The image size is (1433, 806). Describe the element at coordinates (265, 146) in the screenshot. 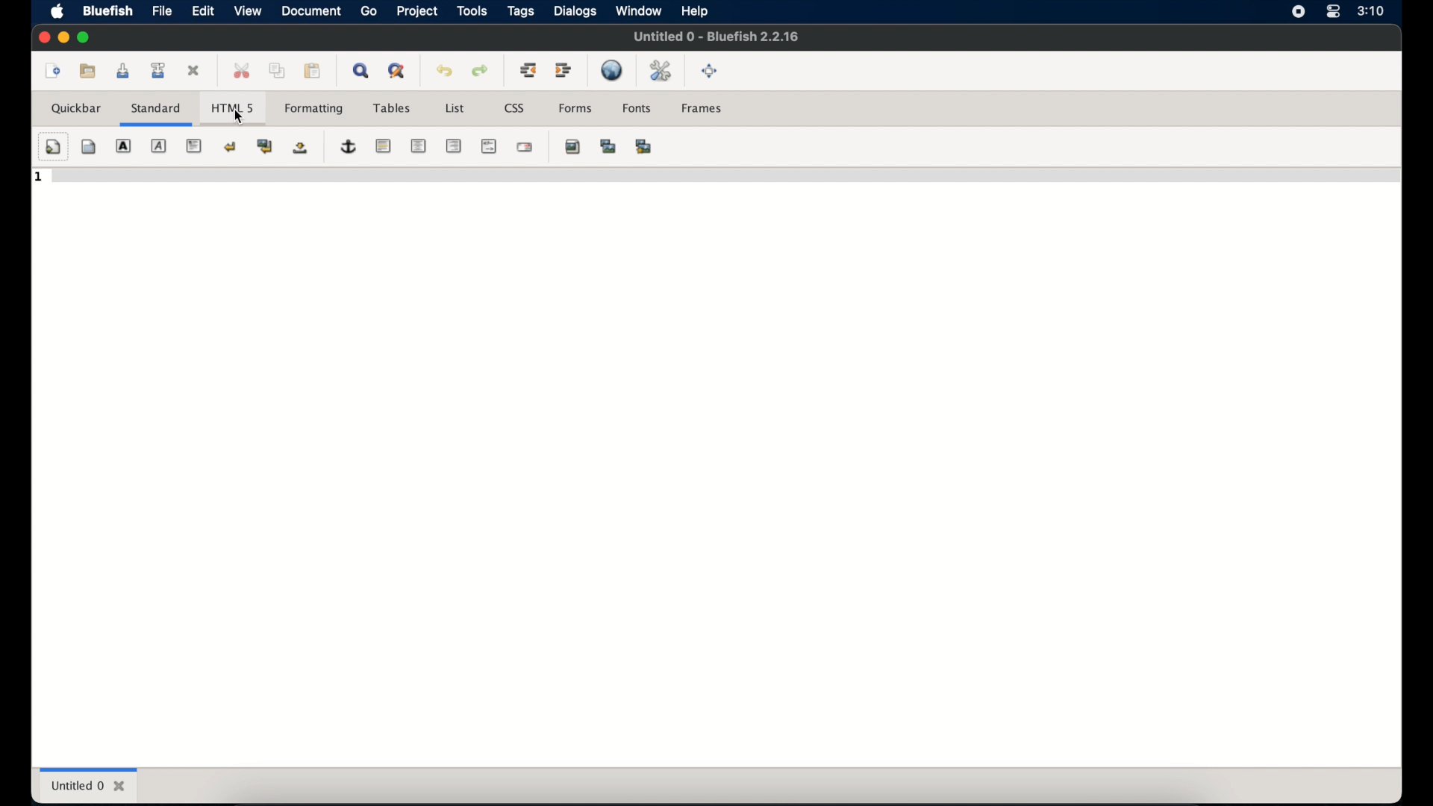

I see `break and clear` at that location.